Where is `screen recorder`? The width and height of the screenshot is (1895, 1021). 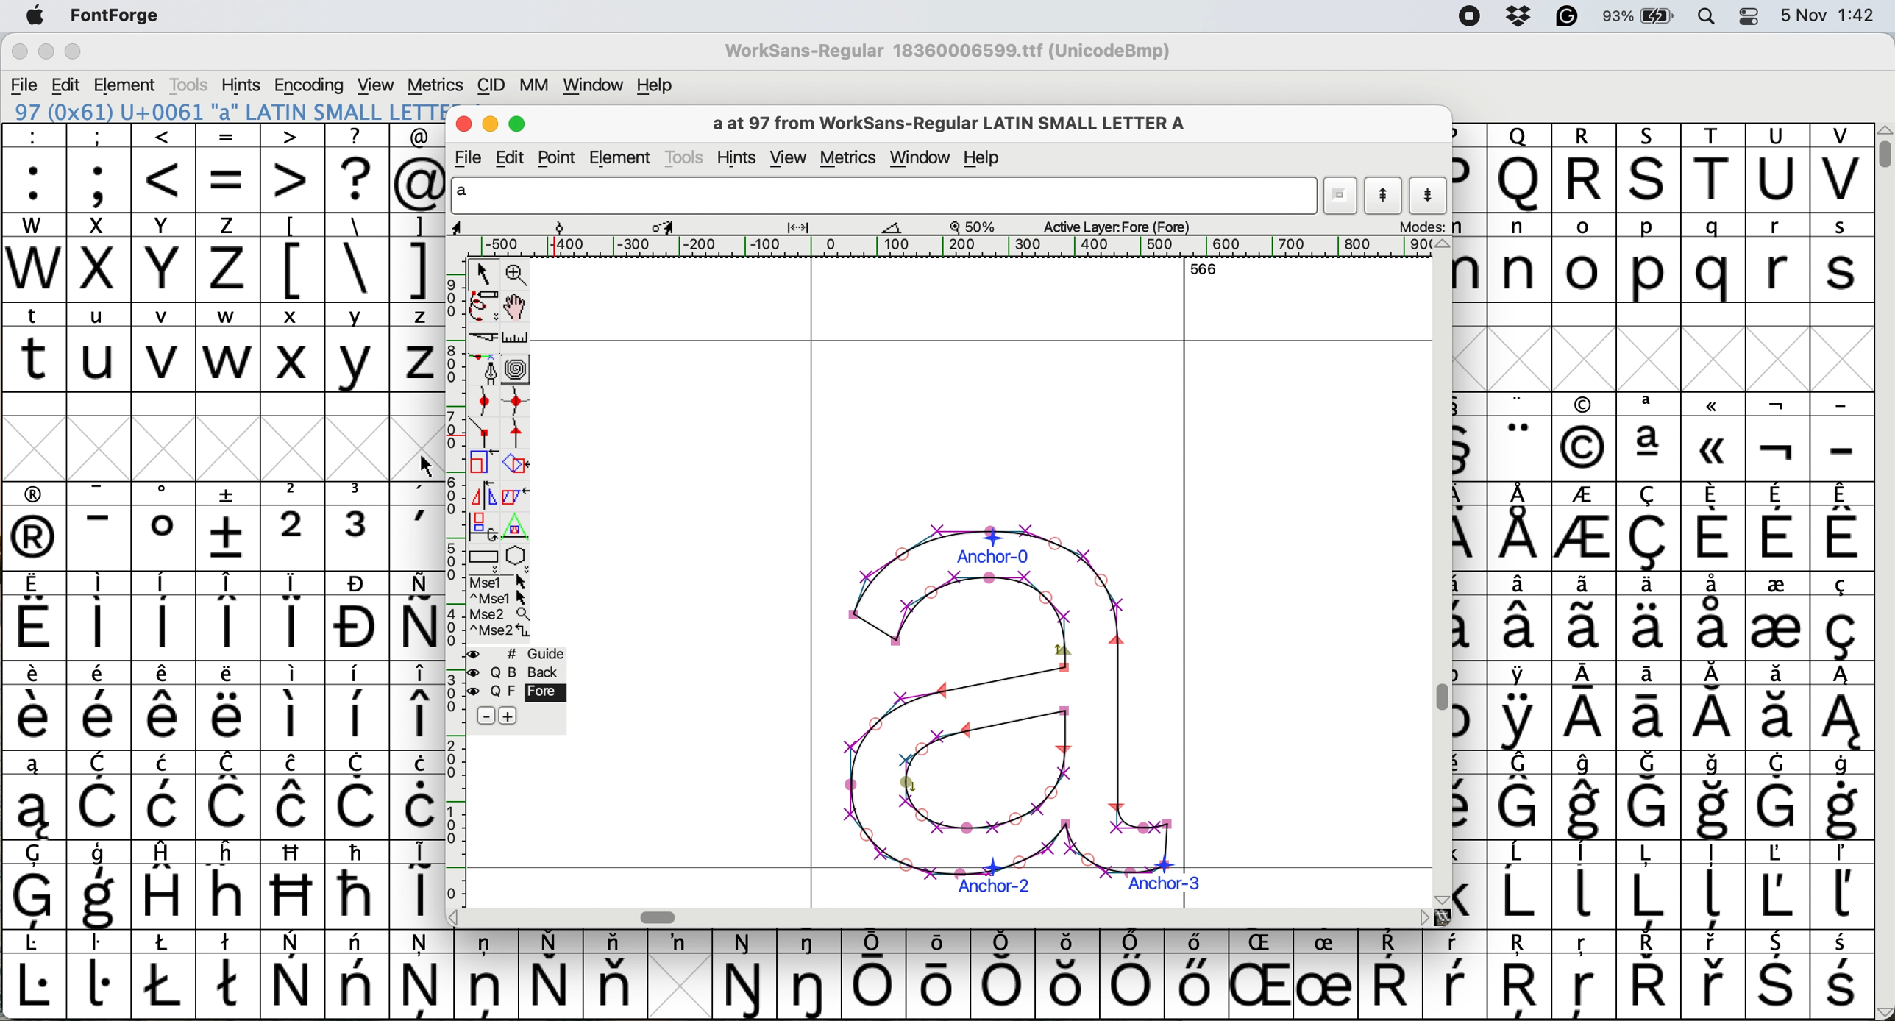
screen recorder is located at coordinates (1468, 18).